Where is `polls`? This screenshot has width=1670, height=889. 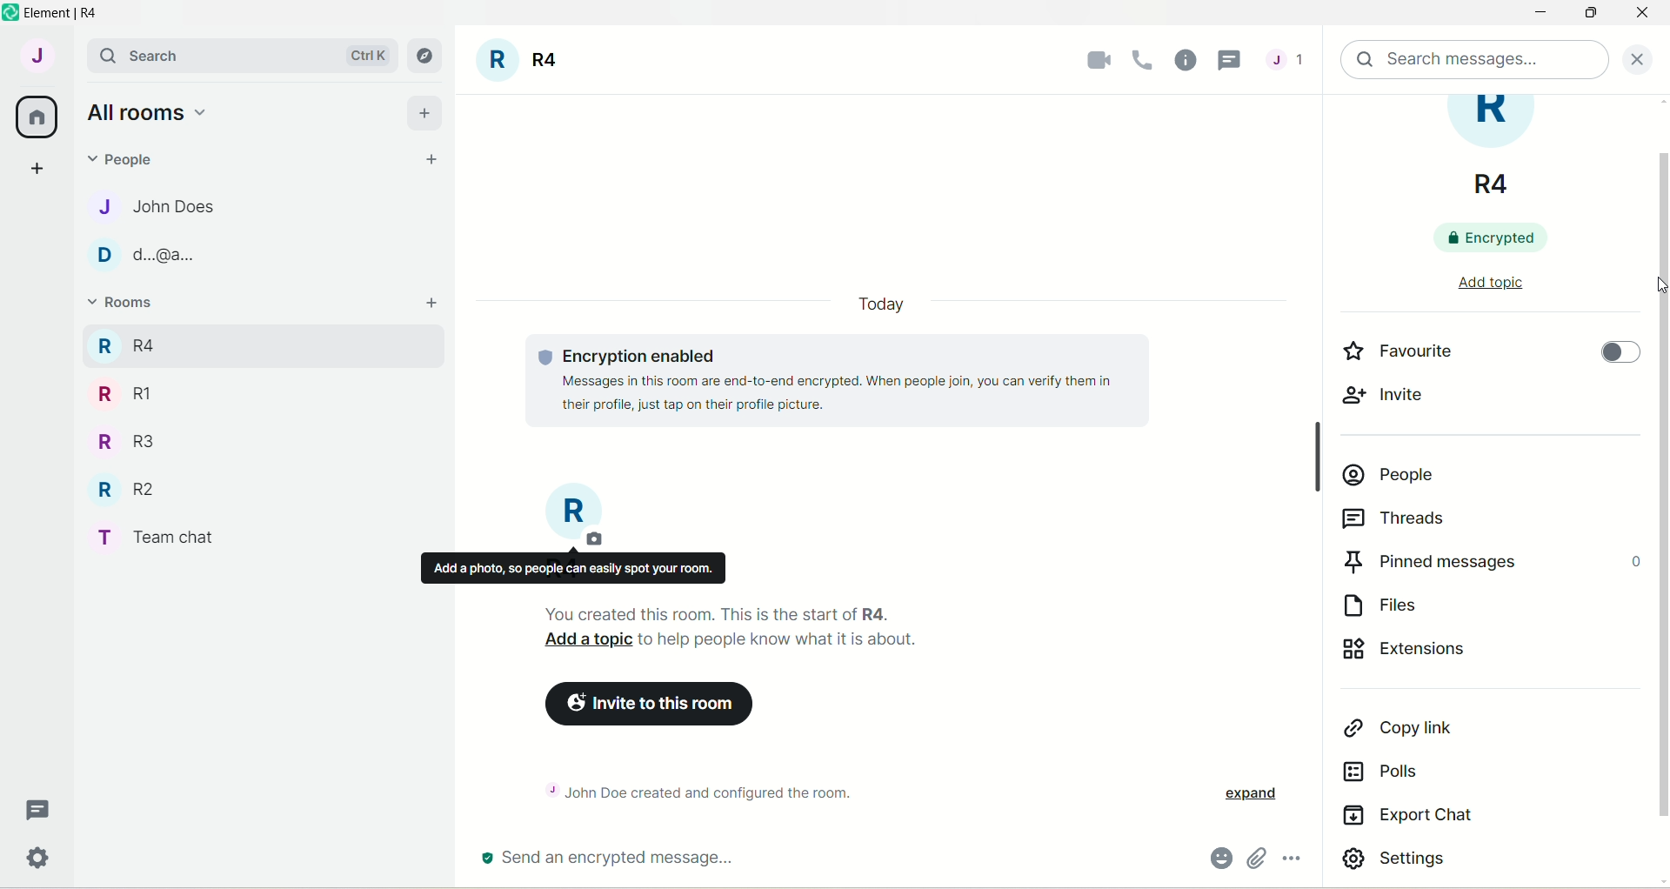 polls is located at coordinates (1391, 772).